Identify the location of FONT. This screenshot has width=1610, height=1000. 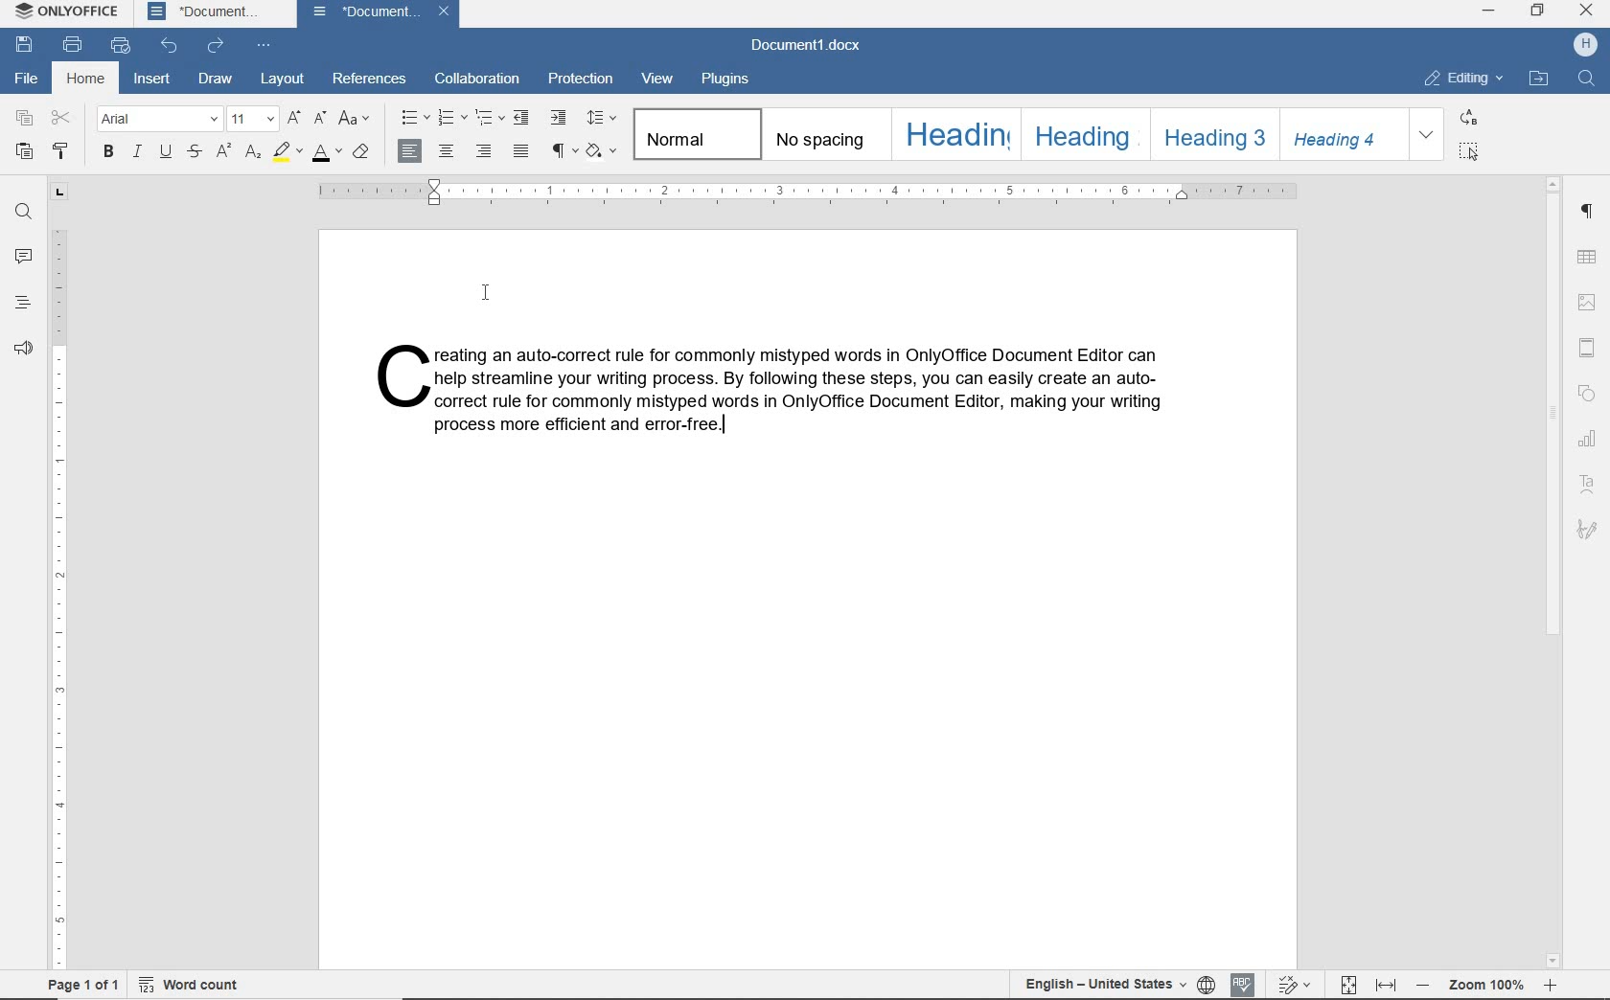
(159, 121).